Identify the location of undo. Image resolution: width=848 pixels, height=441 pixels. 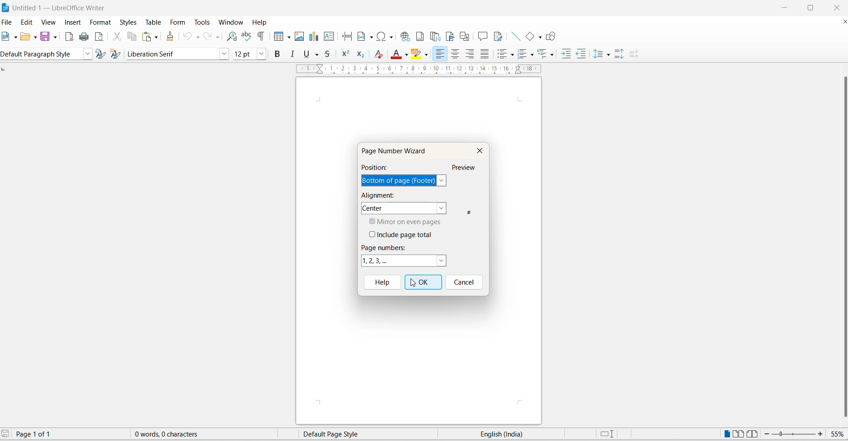
(188, 38).